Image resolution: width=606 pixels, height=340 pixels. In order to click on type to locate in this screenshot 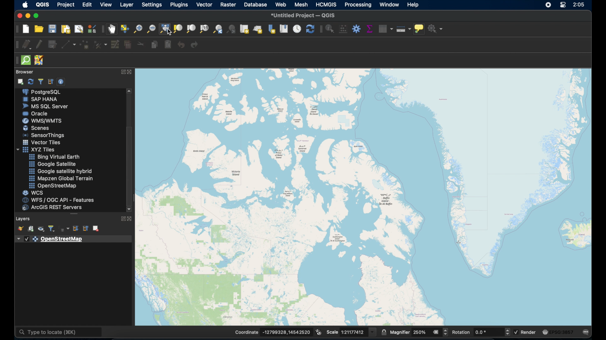, I will do `click(58, 333)`.